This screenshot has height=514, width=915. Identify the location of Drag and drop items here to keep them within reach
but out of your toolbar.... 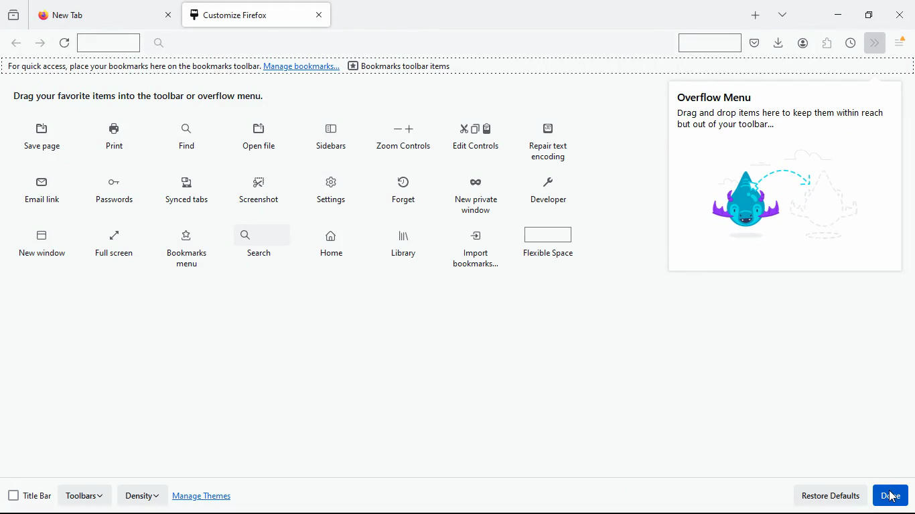
(783, 119).